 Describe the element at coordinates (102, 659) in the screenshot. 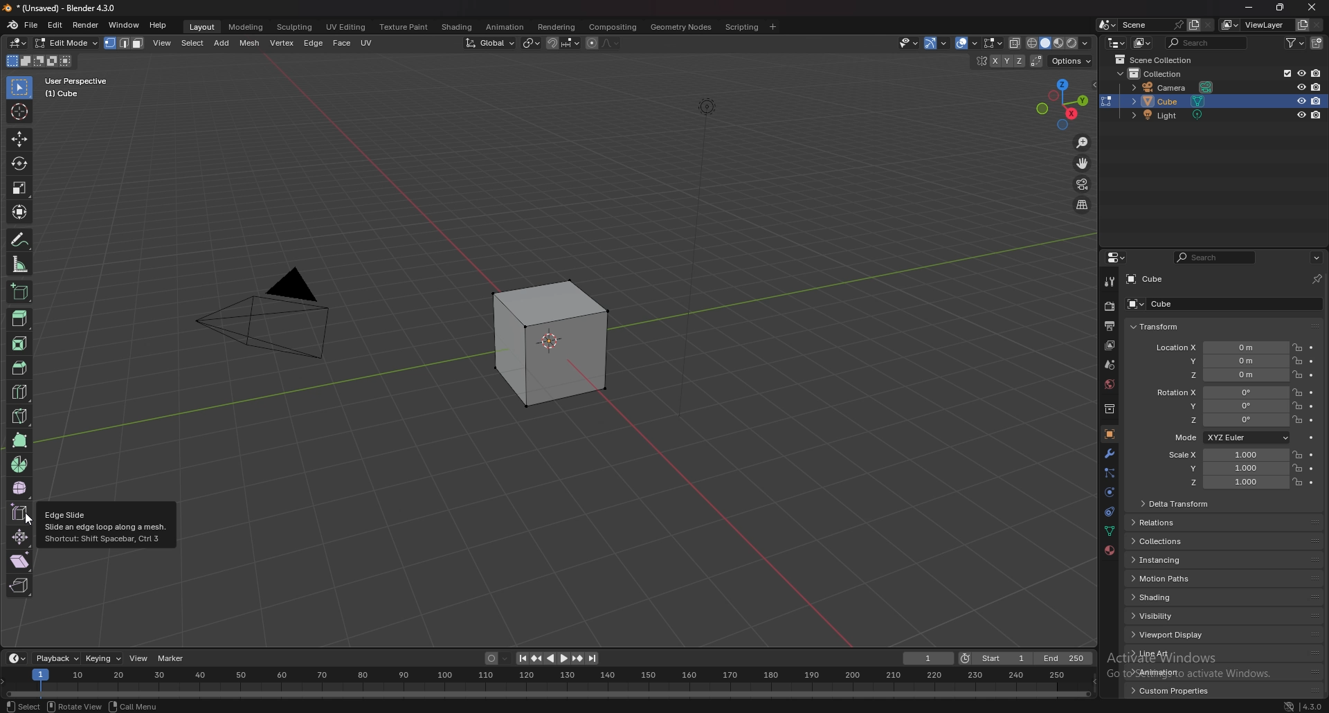

I see `keying` at that location.